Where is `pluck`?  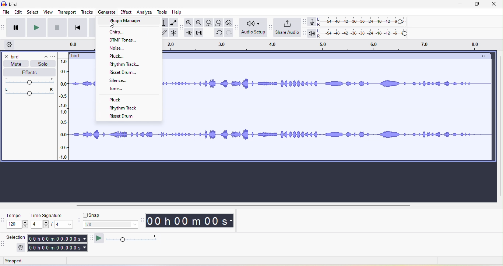 pluck is located at coordinates (116, 100).